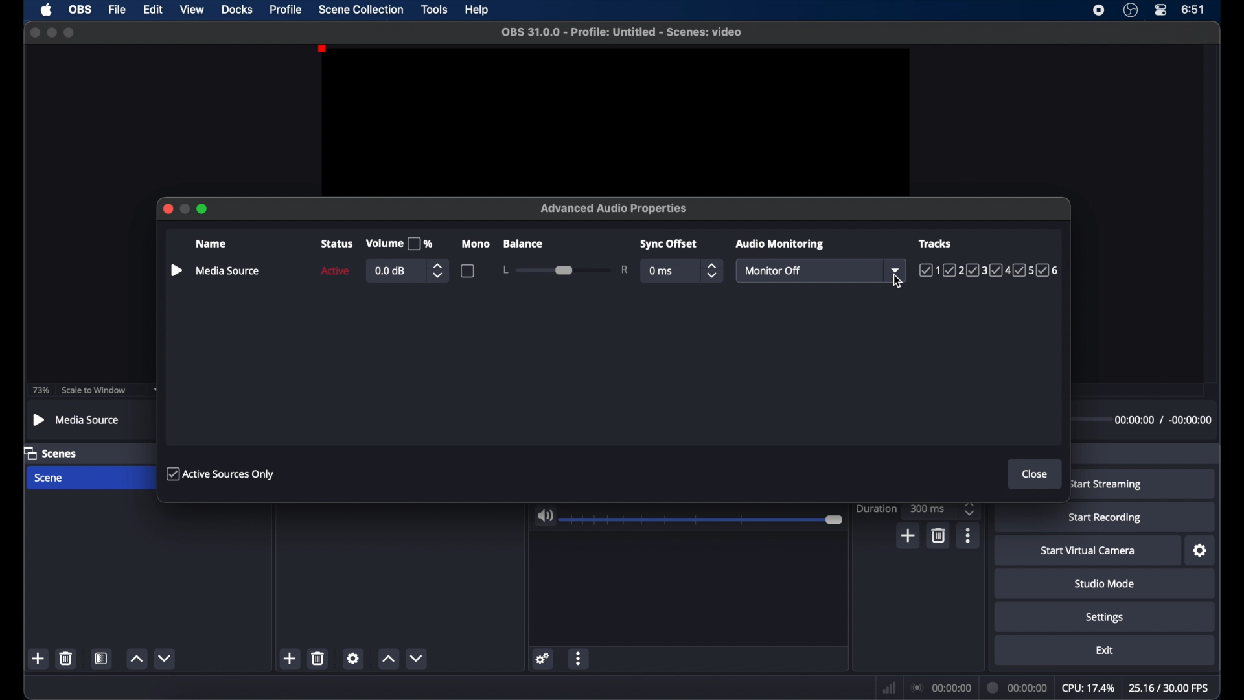  What do you see at coordinates (713, 271) in the screenshot?
I see `stepper buttons` at bounding box center [713, 271].